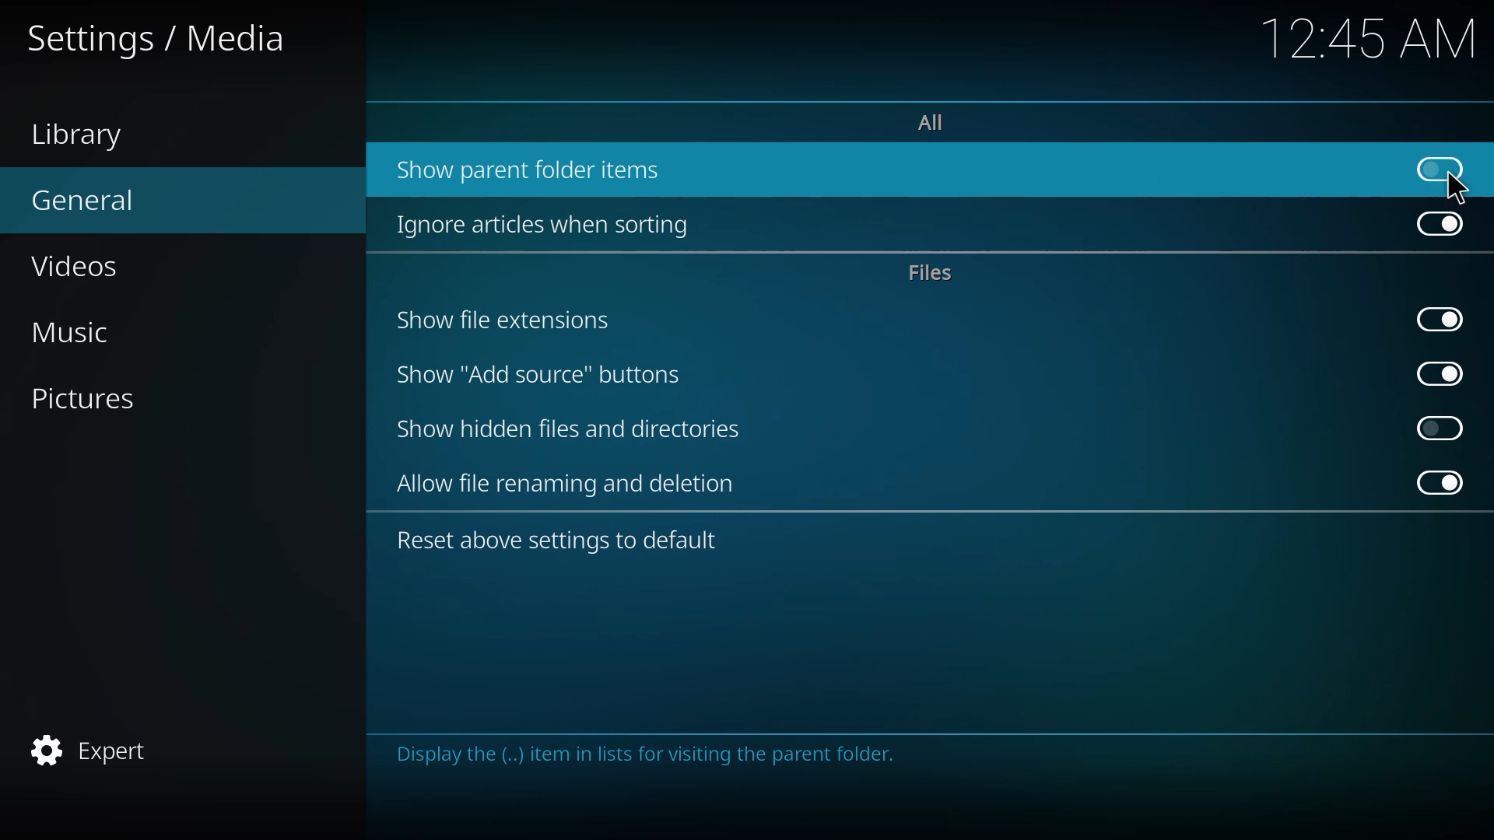  I want to click on show hidden files and directories, so click(566, 429).